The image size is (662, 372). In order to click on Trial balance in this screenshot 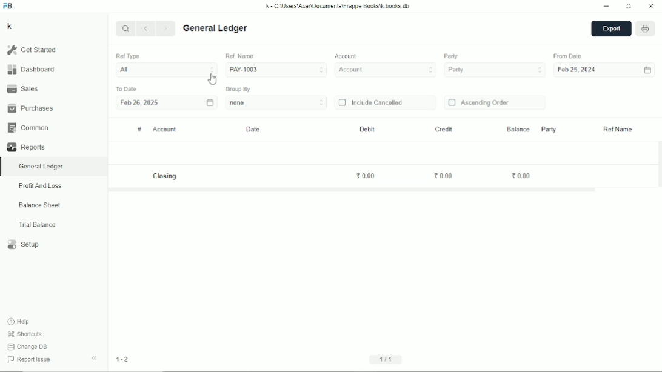, I will do `click(38, 225)`.